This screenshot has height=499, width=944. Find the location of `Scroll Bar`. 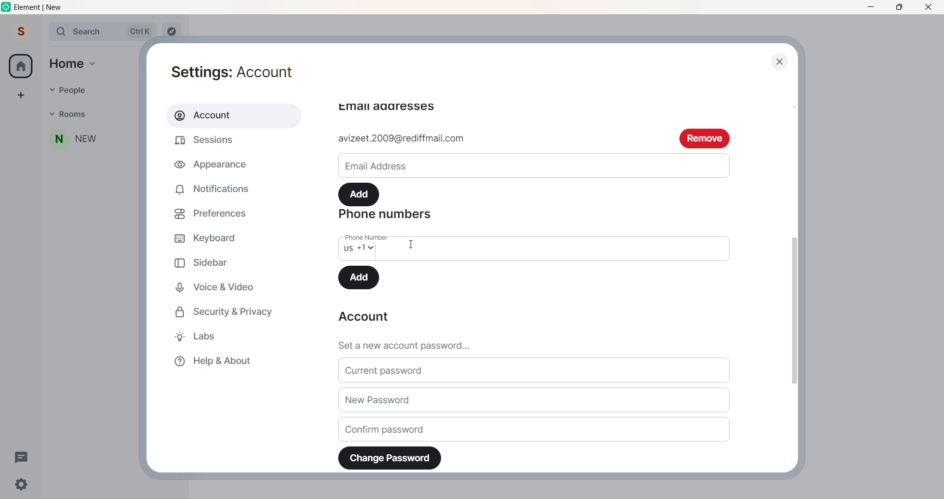

Scroll Bar is located at coordinates (793, 308).